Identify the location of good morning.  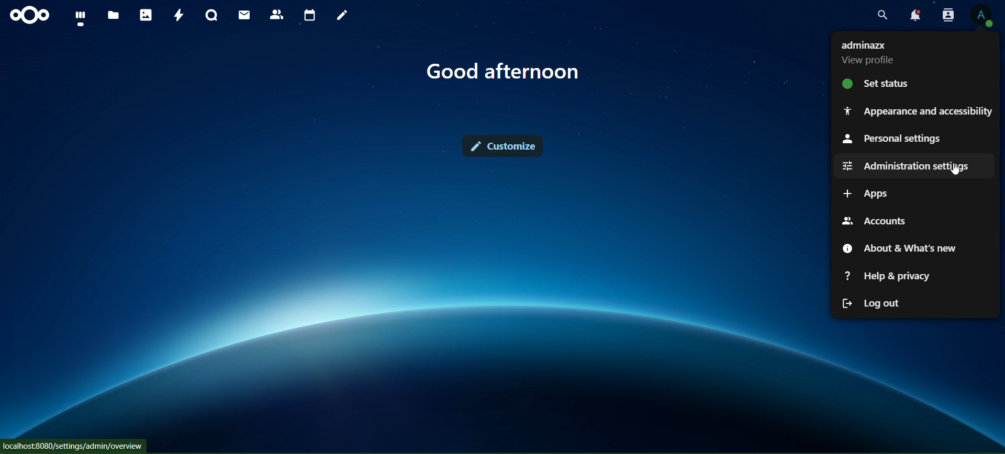
(505, 71).